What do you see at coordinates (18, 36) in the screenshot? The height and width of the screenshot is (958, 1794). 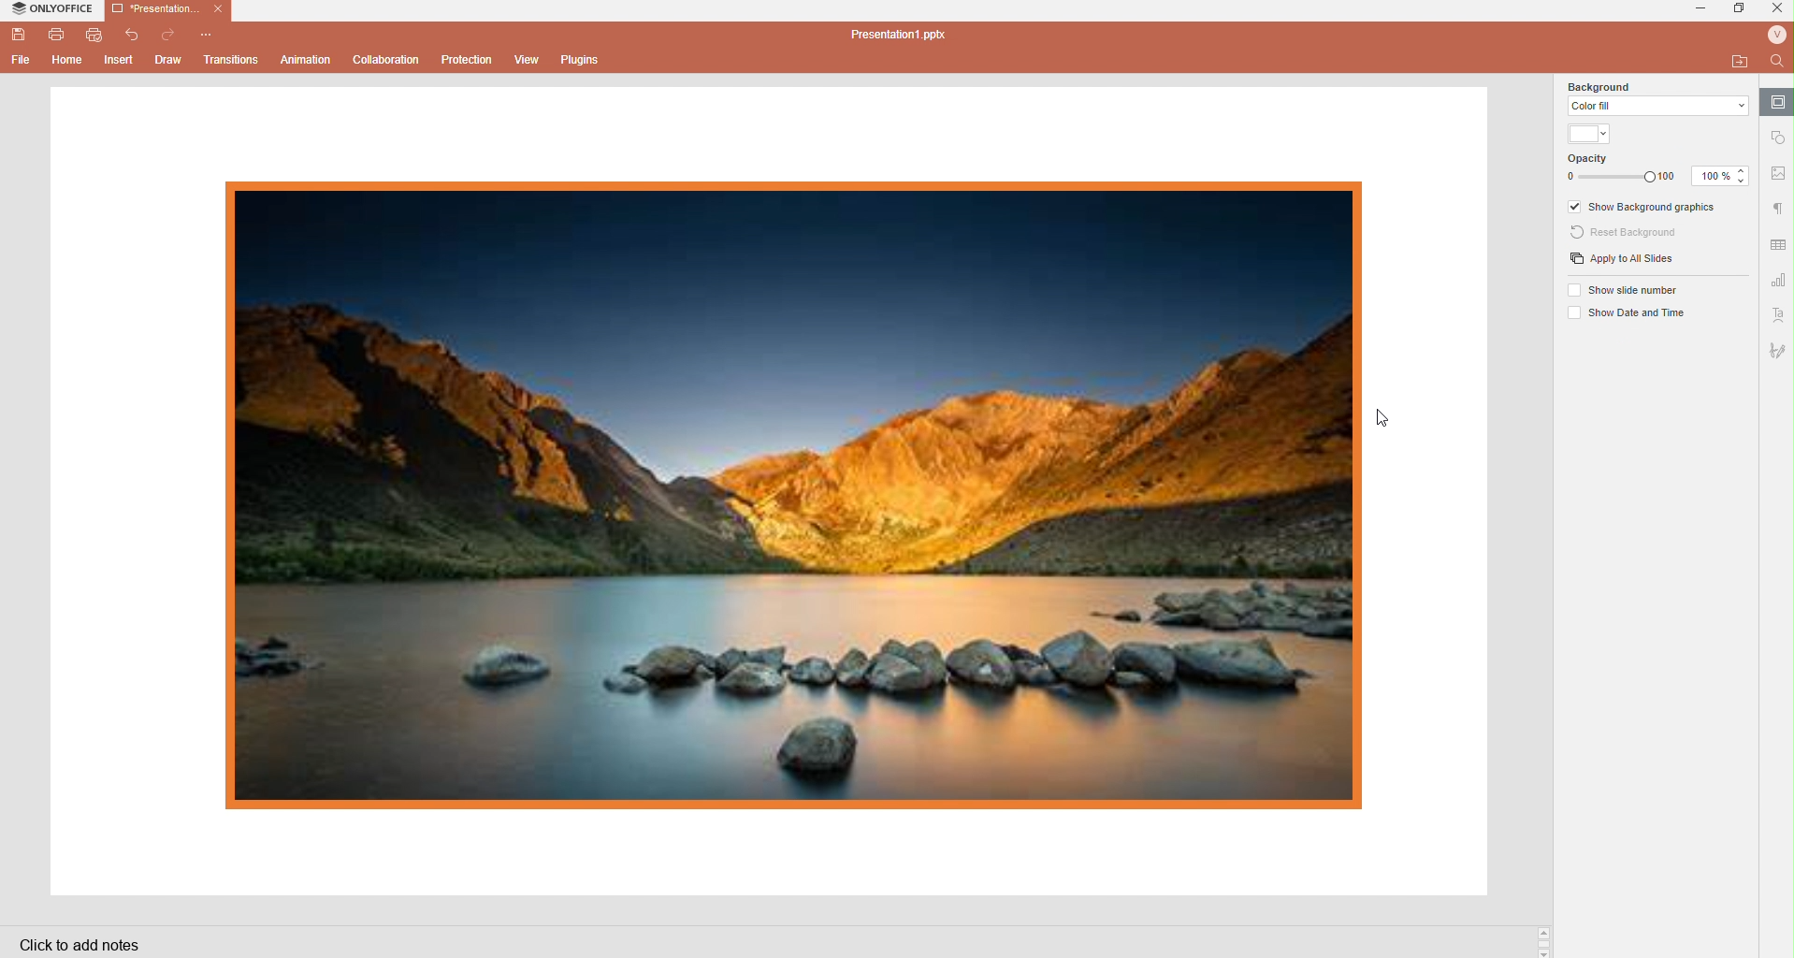 I see `Save file` at bounding box center [18, 36].